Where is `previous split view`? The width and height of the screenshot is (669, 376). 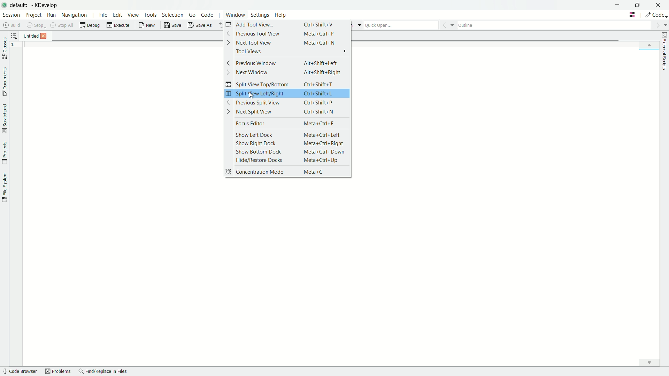 previous split view is located at coordinates (257, 103).